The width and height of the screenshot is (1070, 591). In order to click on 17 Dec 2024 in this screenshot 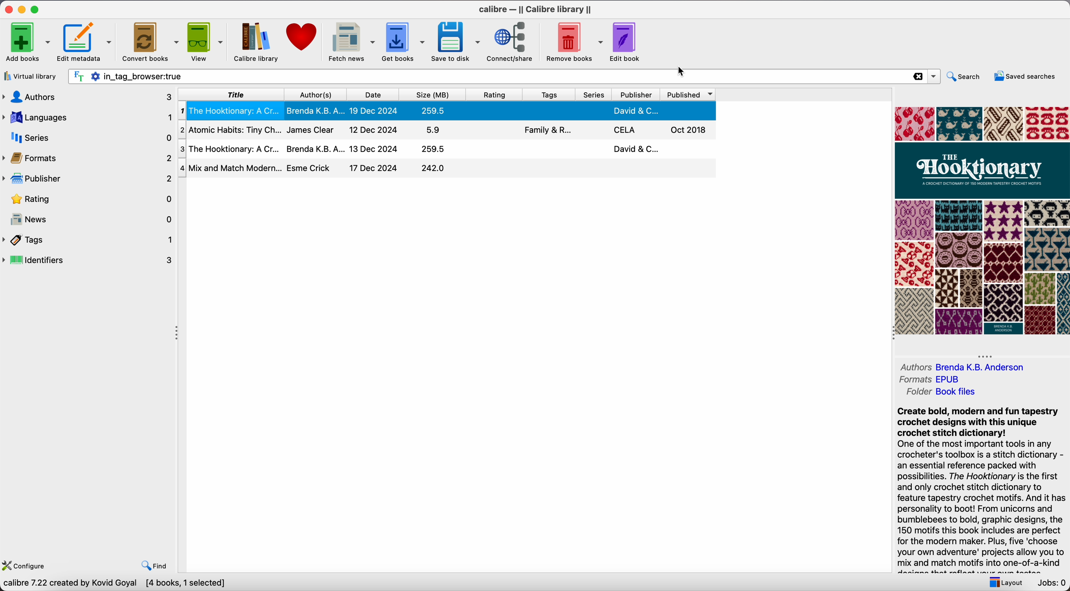, I will do `click(374, 168)`.